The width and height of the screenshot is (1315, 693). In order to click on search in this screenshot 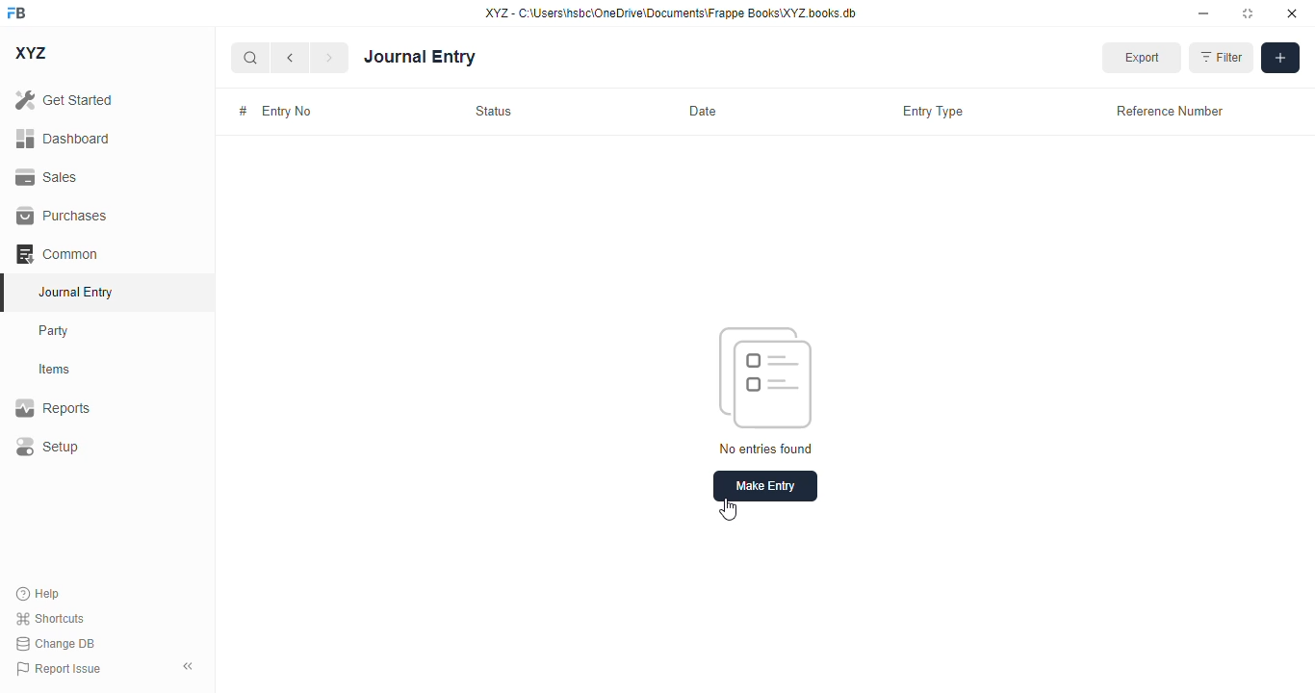, I will do `click(249, 58)`.